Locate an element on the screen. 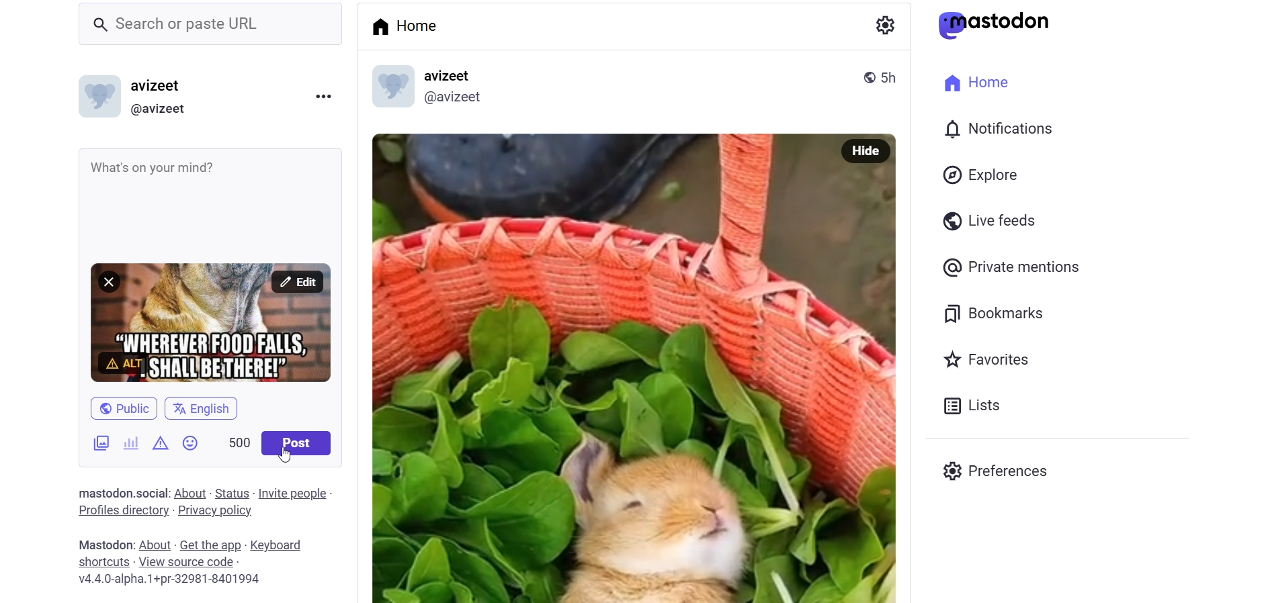 This screenshot has width=1266, height=603. source code is located at coordinates (186, 562).